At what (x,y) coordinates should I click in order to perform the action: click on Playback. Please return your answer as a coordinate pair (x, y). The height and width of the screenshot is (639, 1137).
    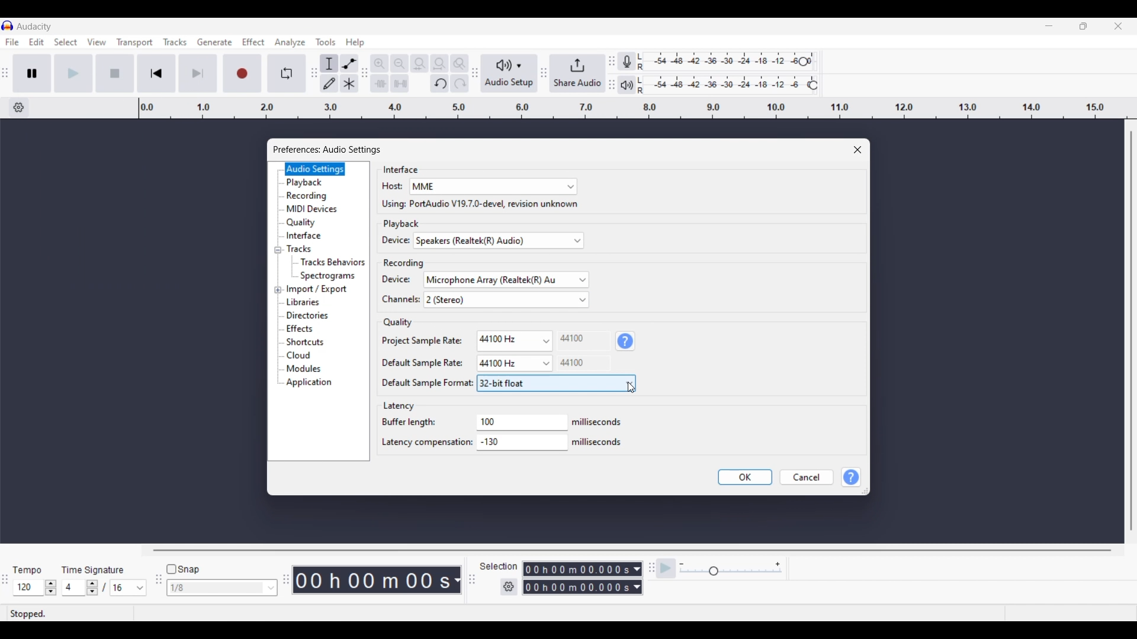
    Looking at the image, I should click on (315, 183).